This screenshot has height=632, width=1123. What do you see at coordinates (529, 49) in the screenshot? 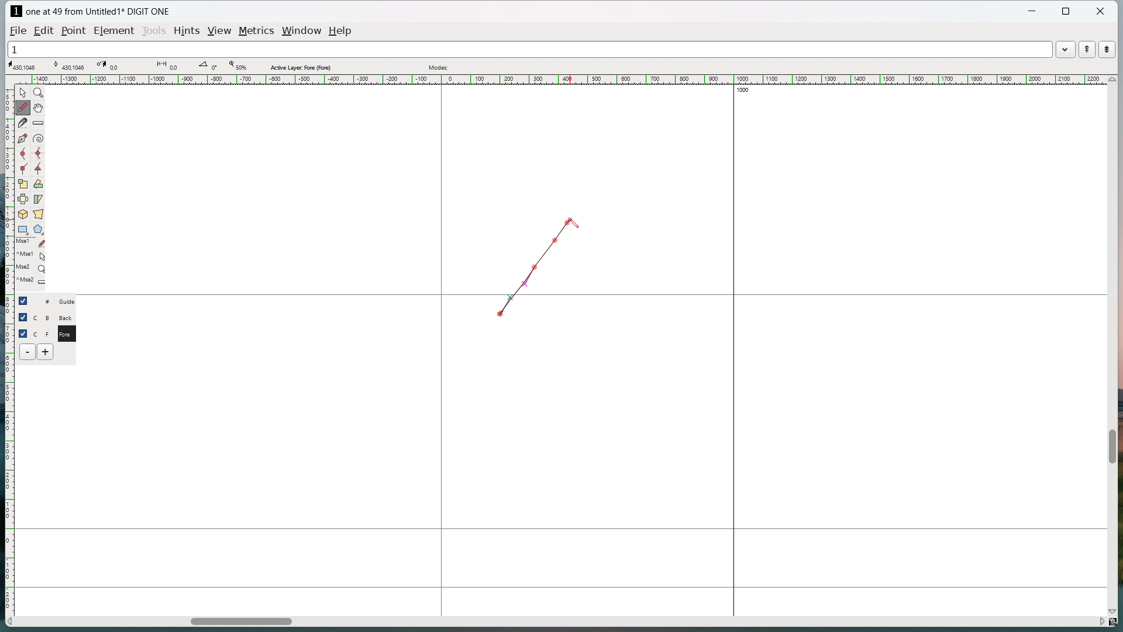
I see `1` at bounding box center [529, 49].